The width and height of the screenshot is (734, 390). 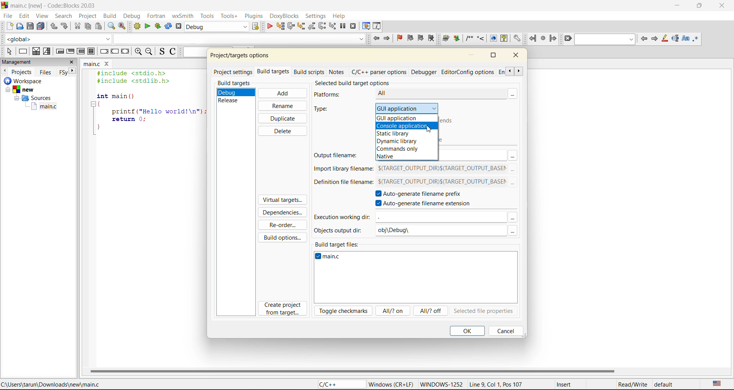 I want to click on entry condition loop, so click(x=61, y=51).